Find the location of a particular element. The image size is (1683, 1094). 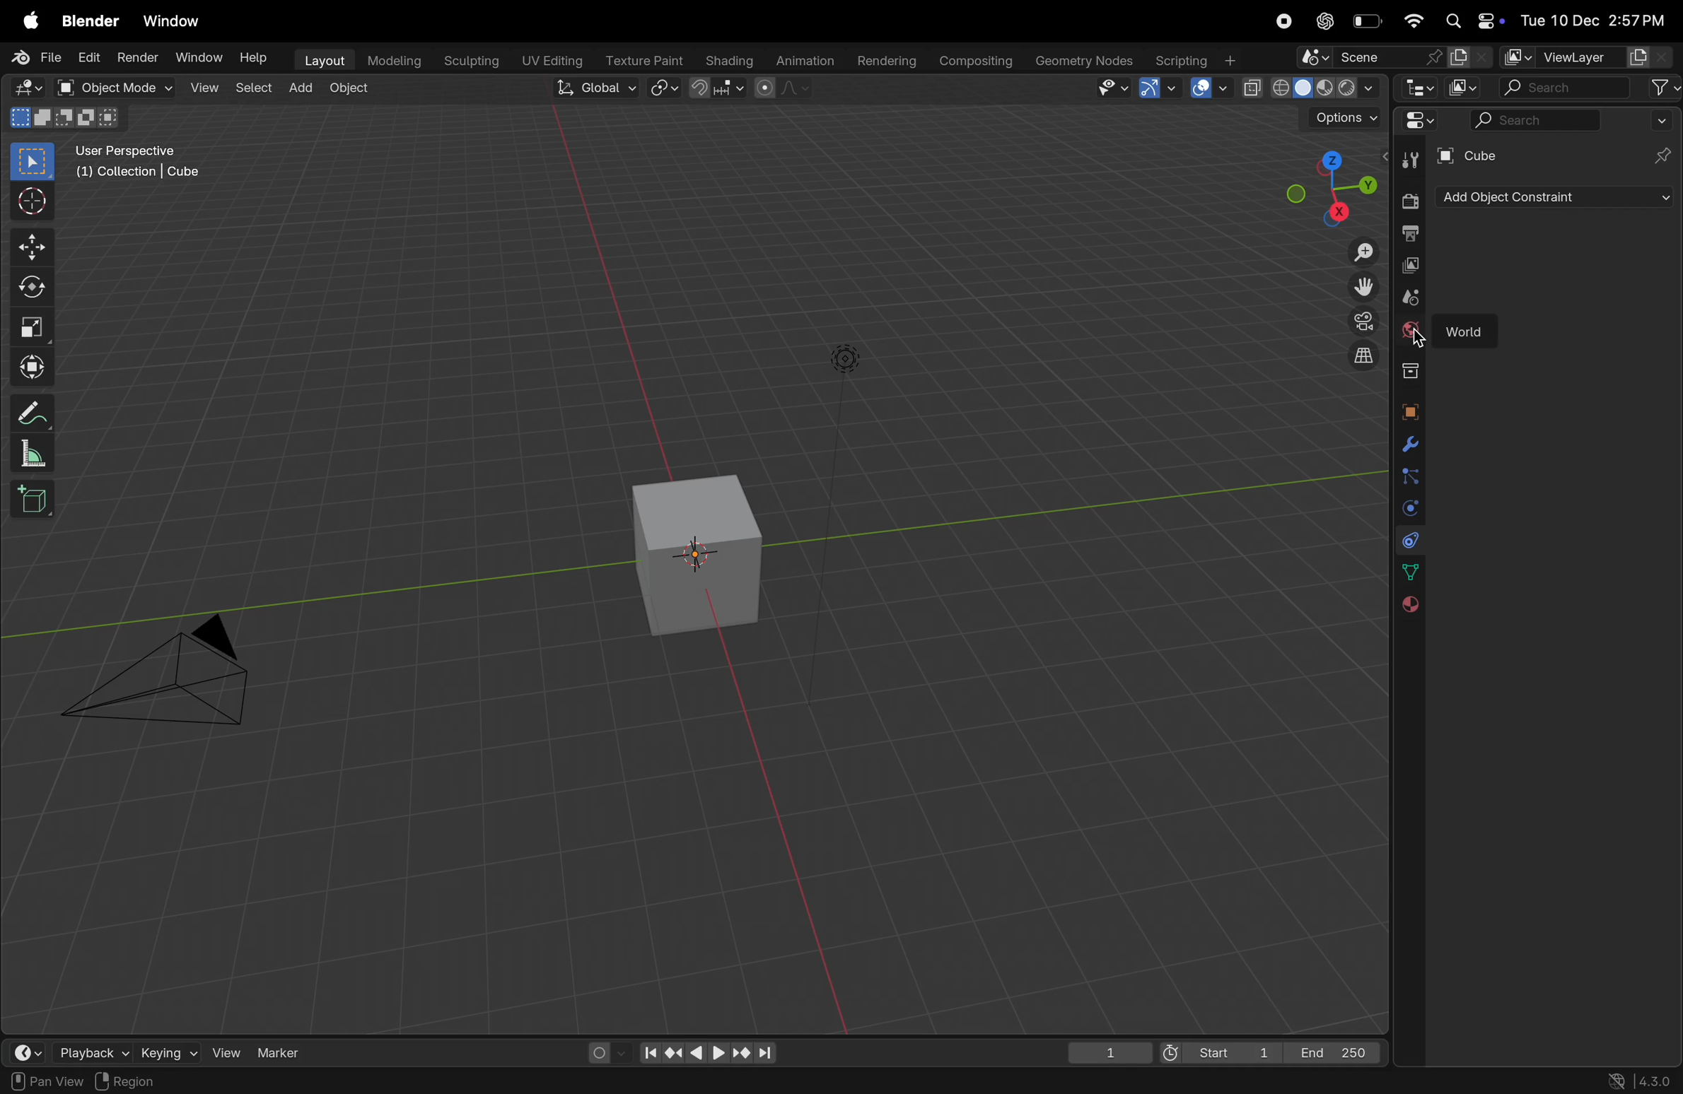

cursor is located at coordinates (33, 200).